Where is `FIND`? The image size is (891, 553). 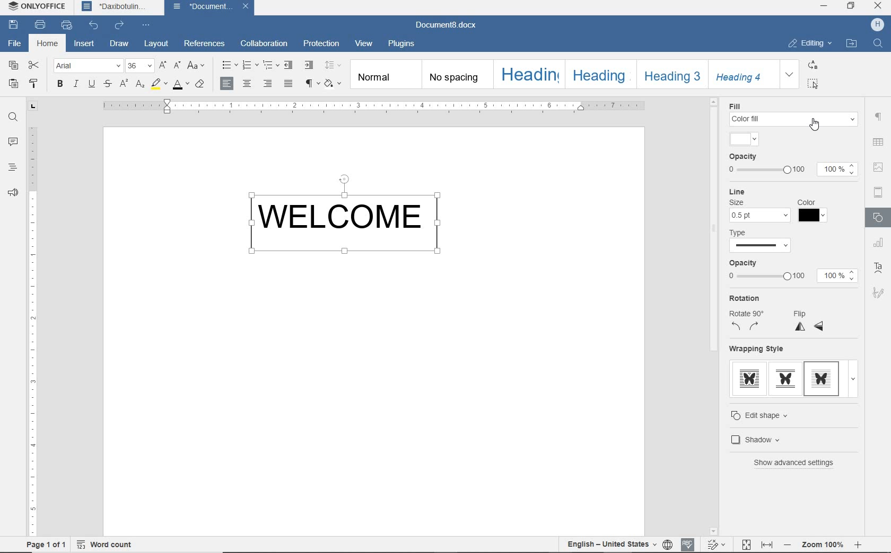
FIND is located at coordinates (877, 44).